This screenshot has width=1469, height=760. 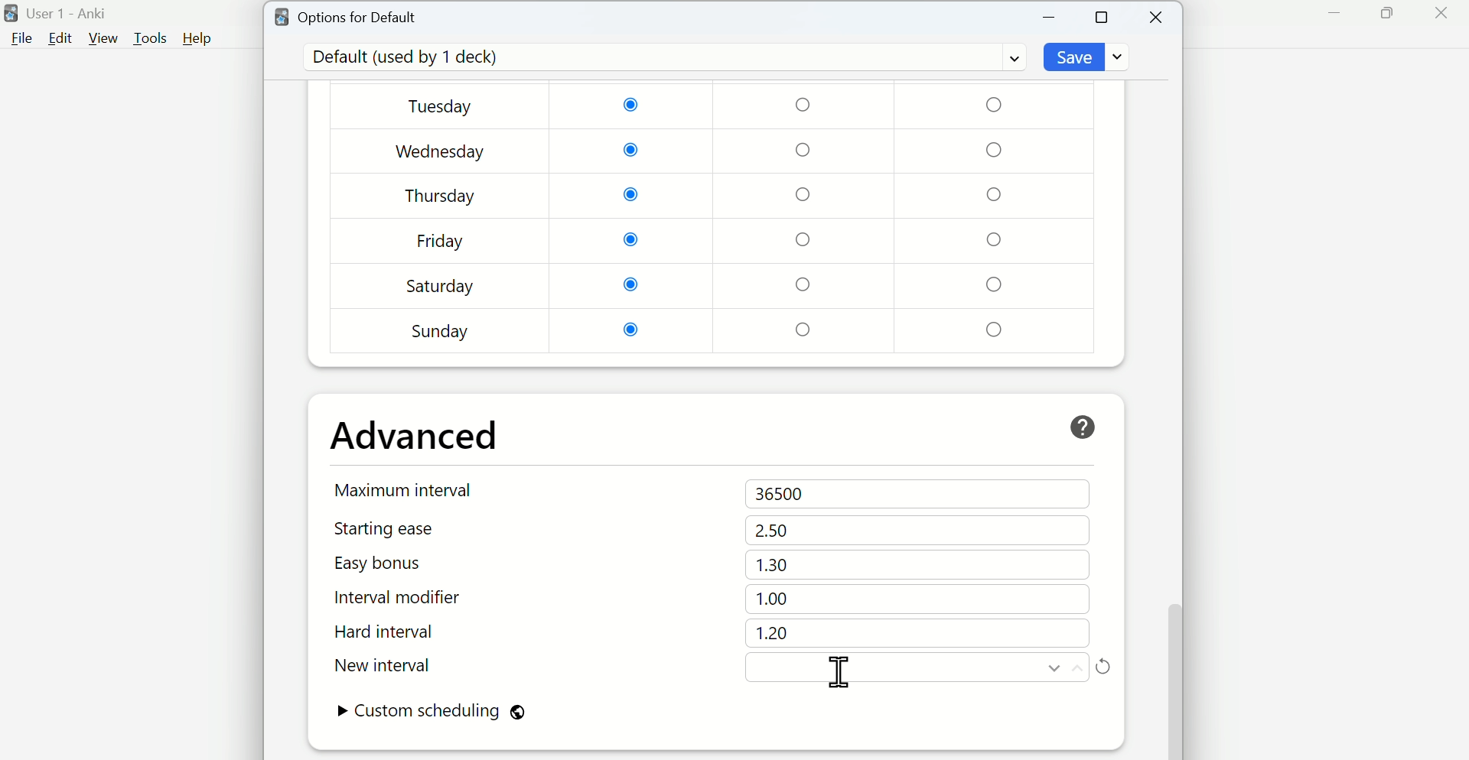 I want to click on Help, so click(x=197, y=38).